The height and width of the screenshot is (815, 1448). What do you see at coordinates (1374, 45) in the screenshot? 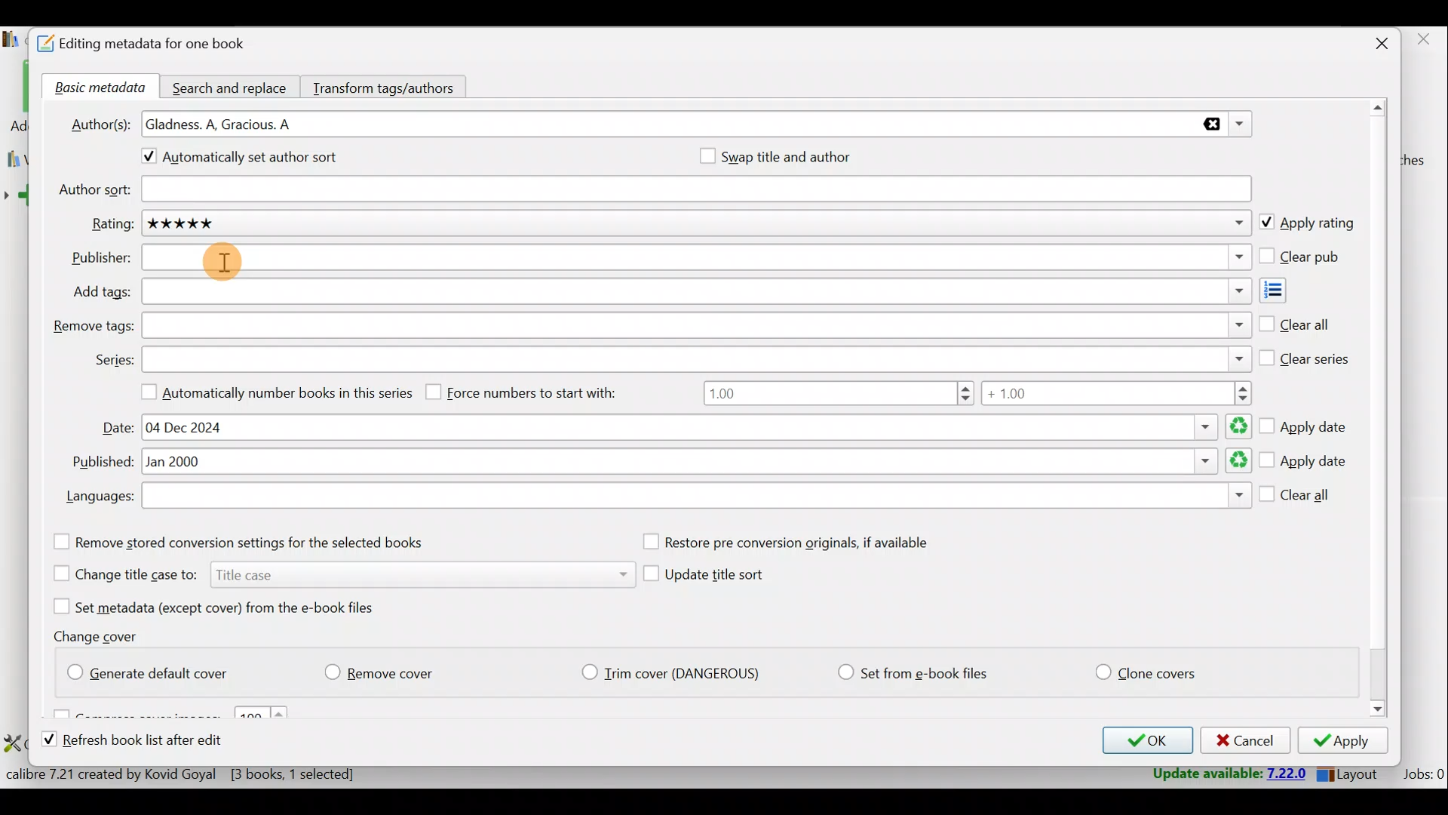
I see `Close` at bounding box center [1374, 45].